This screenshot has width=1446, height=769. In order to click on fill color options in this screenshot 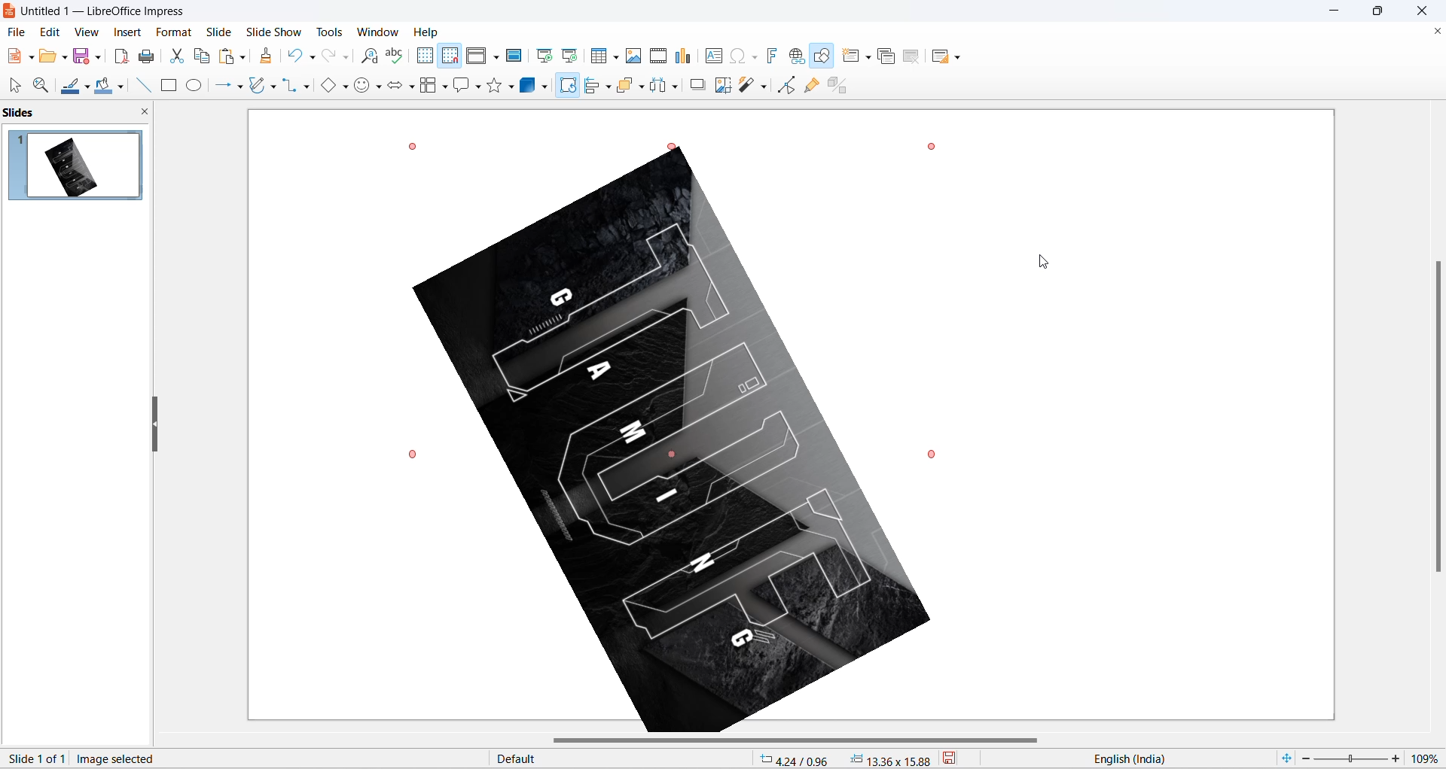, I will do `click(120, 88)`.